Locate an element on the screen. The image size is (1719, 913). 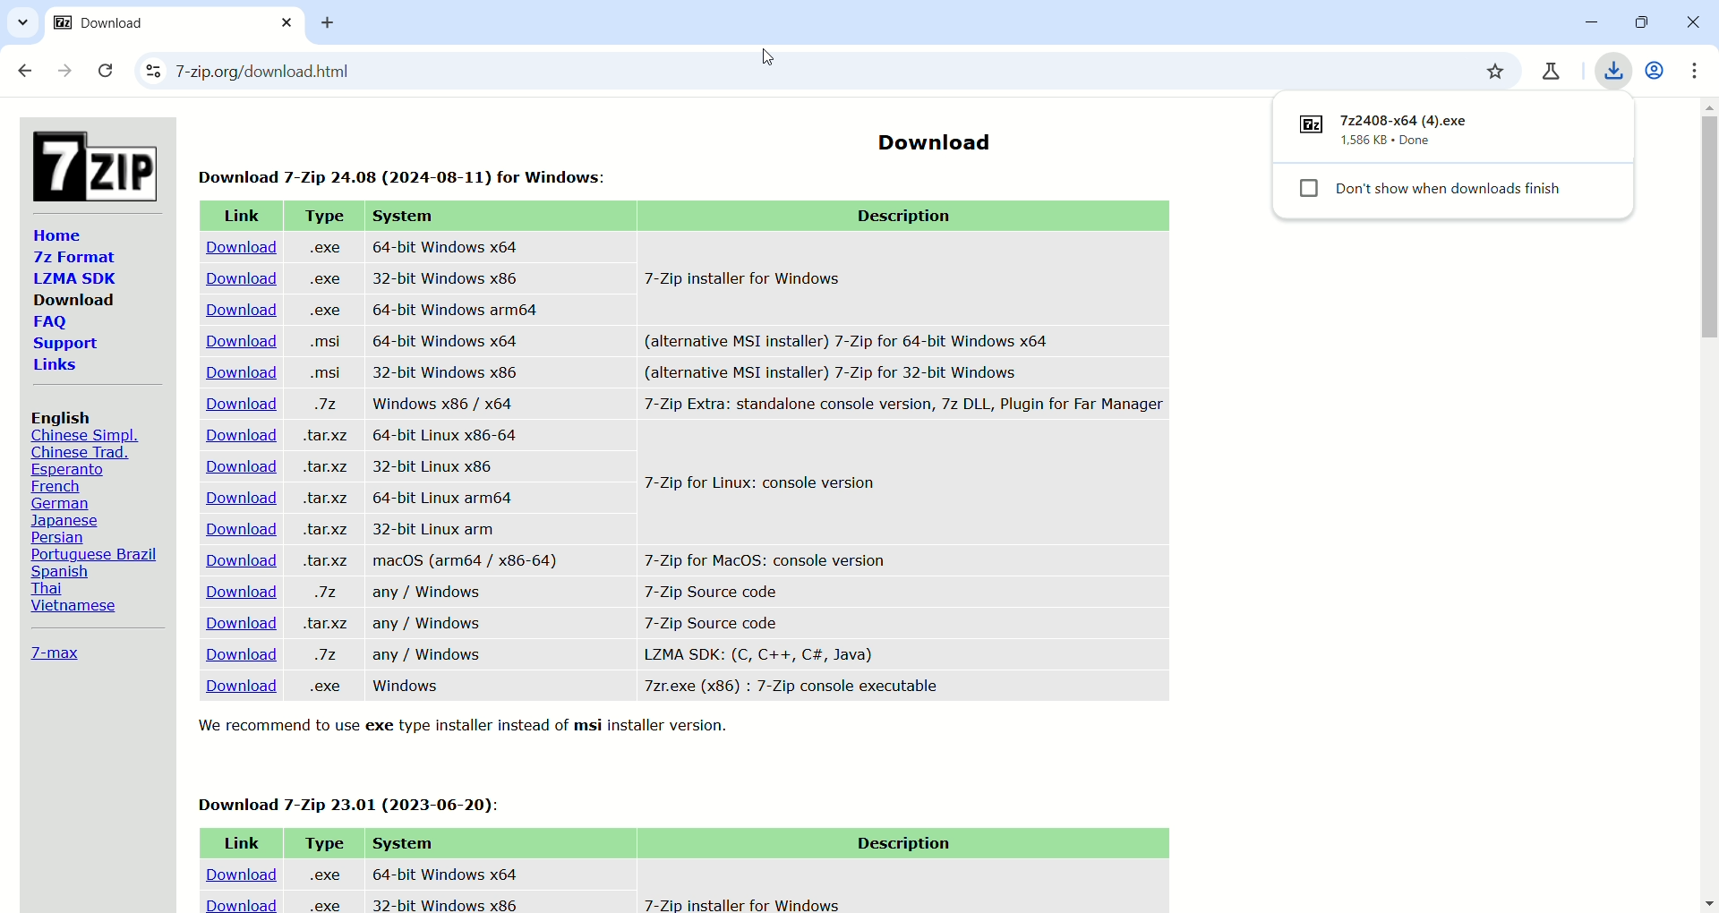
7-Zip Extra: standalone console version, 7z DLL, Plugin for Far Manager is located at coordinates (902, 407).